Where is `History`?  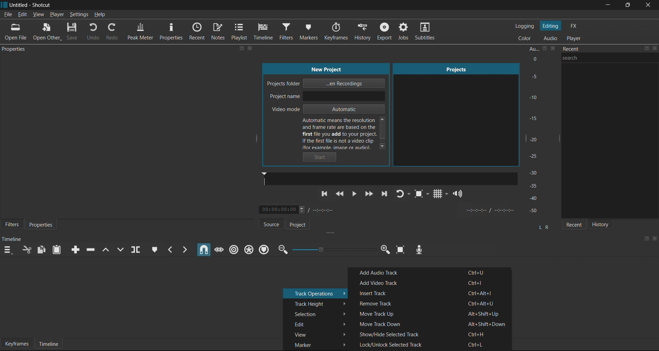
History is located at coordinates (363, 31).